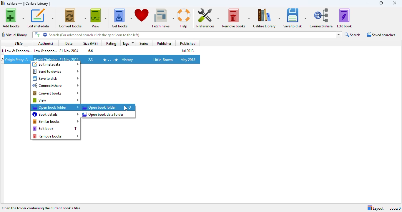  What do you see at coordinates (142, 15) in the screenshot?
I see `donate to support calibre` at bounding box center [142, 15].